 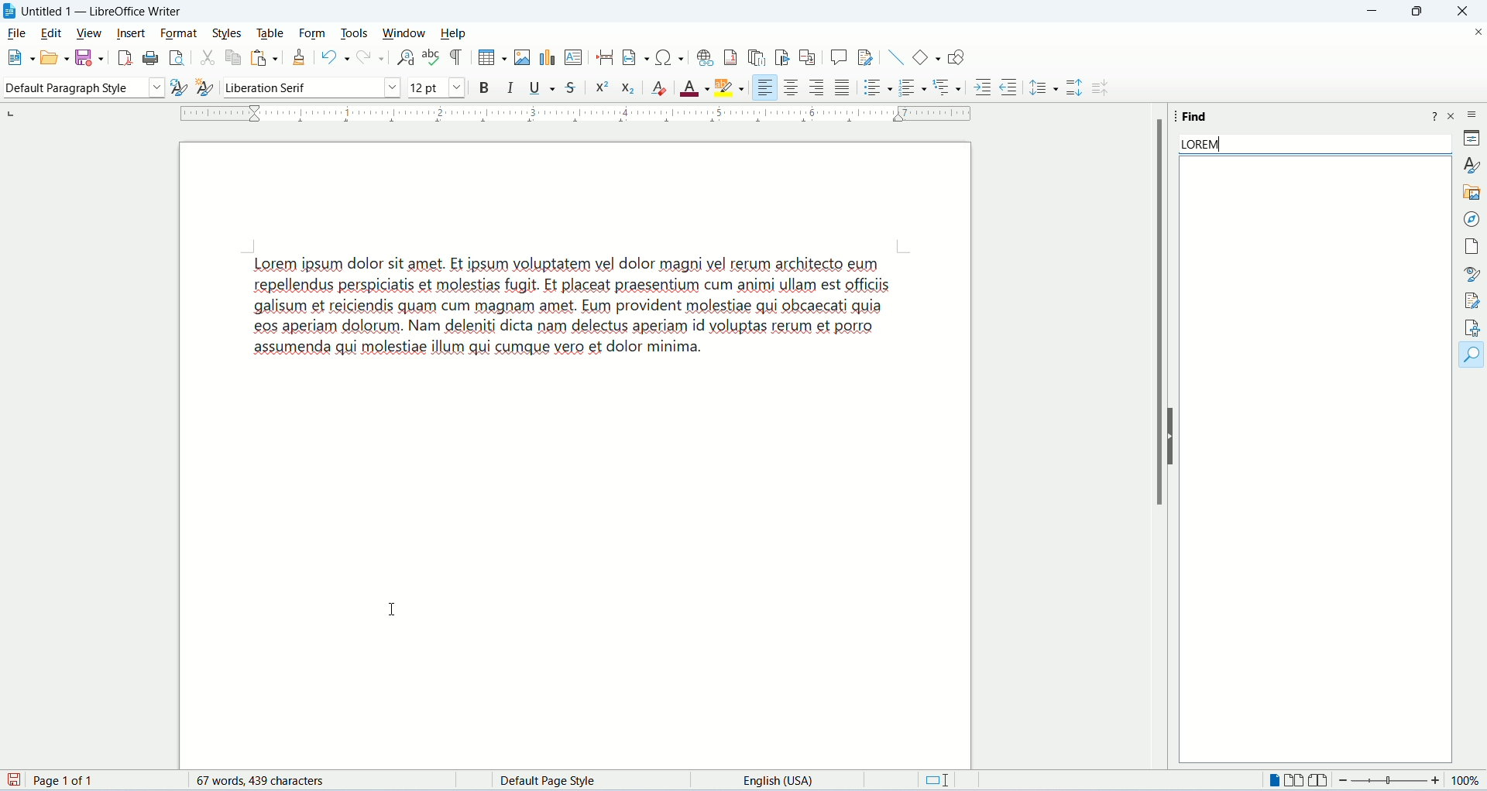 I want to click on save, so click(x=90, y=58).